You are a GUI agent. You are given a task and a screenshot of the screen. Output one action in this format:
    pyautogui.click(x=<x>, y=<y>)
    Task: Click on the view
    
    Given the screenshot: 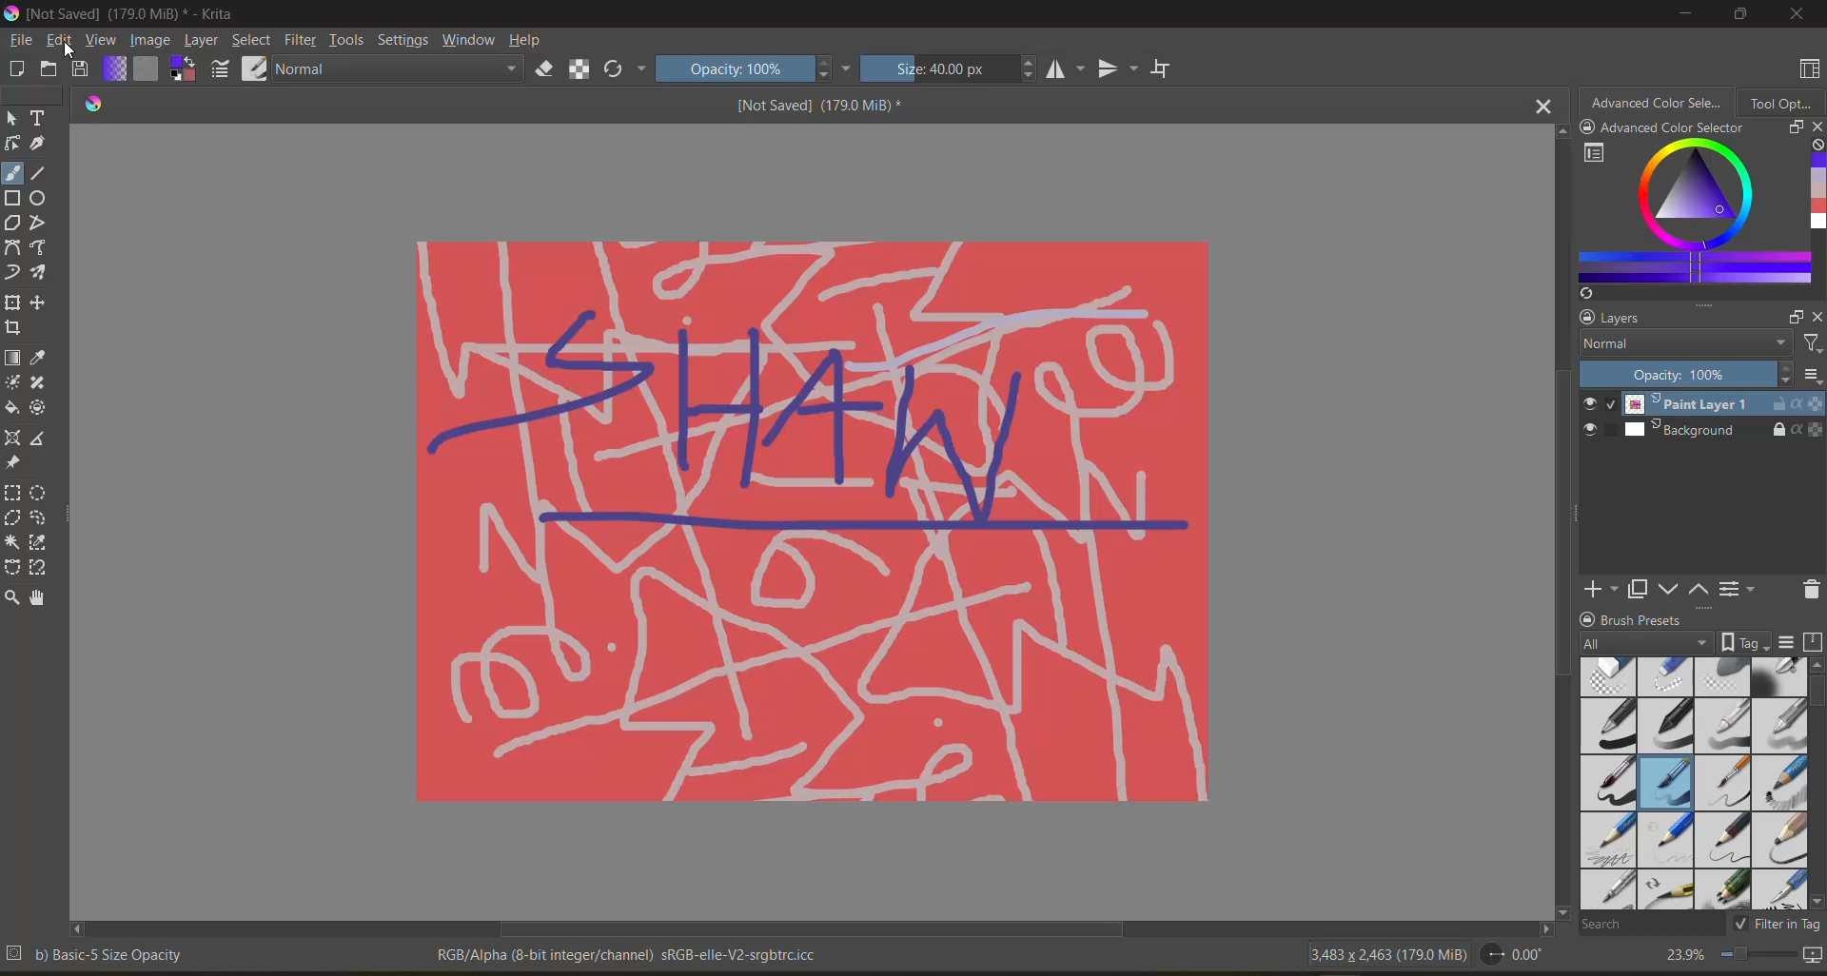 What is the action you would take?
    pyautogui.click(x=103, y=40)
    